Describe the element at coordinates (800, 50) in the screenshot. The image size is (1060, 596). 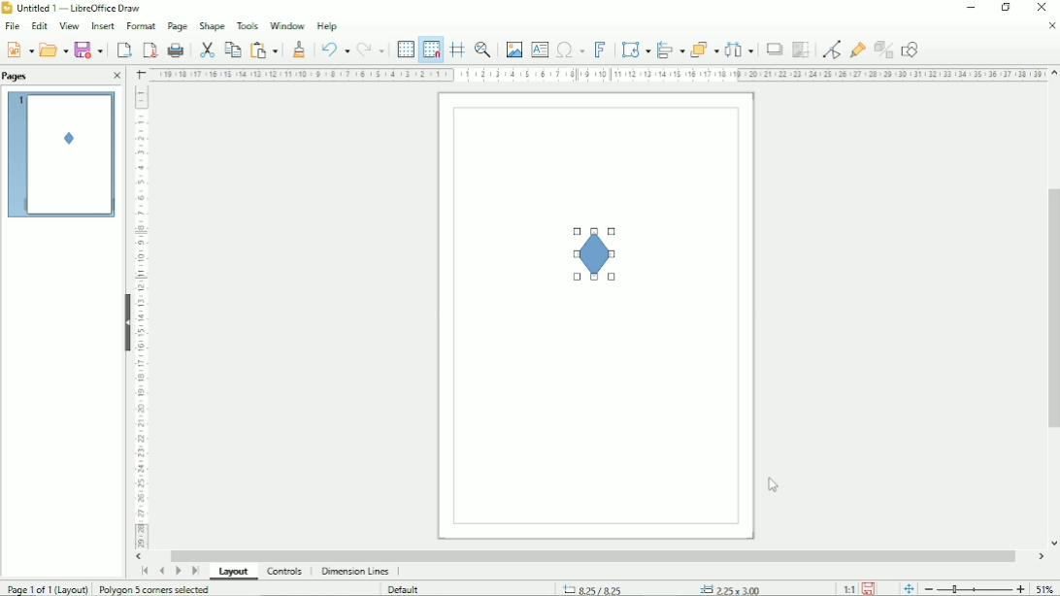
I see `Crop image` at that location.